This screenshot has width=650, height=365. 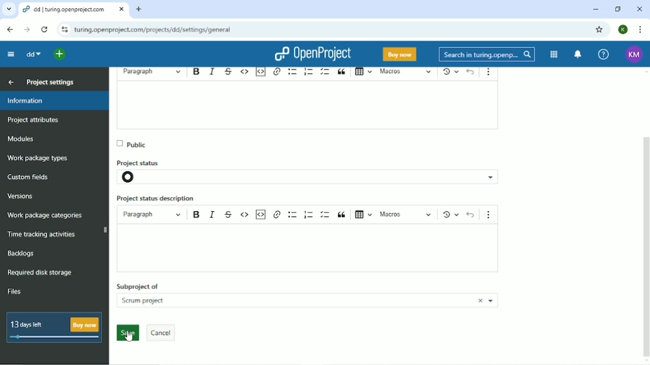 I want to click on Project status description, so click(x=154, y=198).